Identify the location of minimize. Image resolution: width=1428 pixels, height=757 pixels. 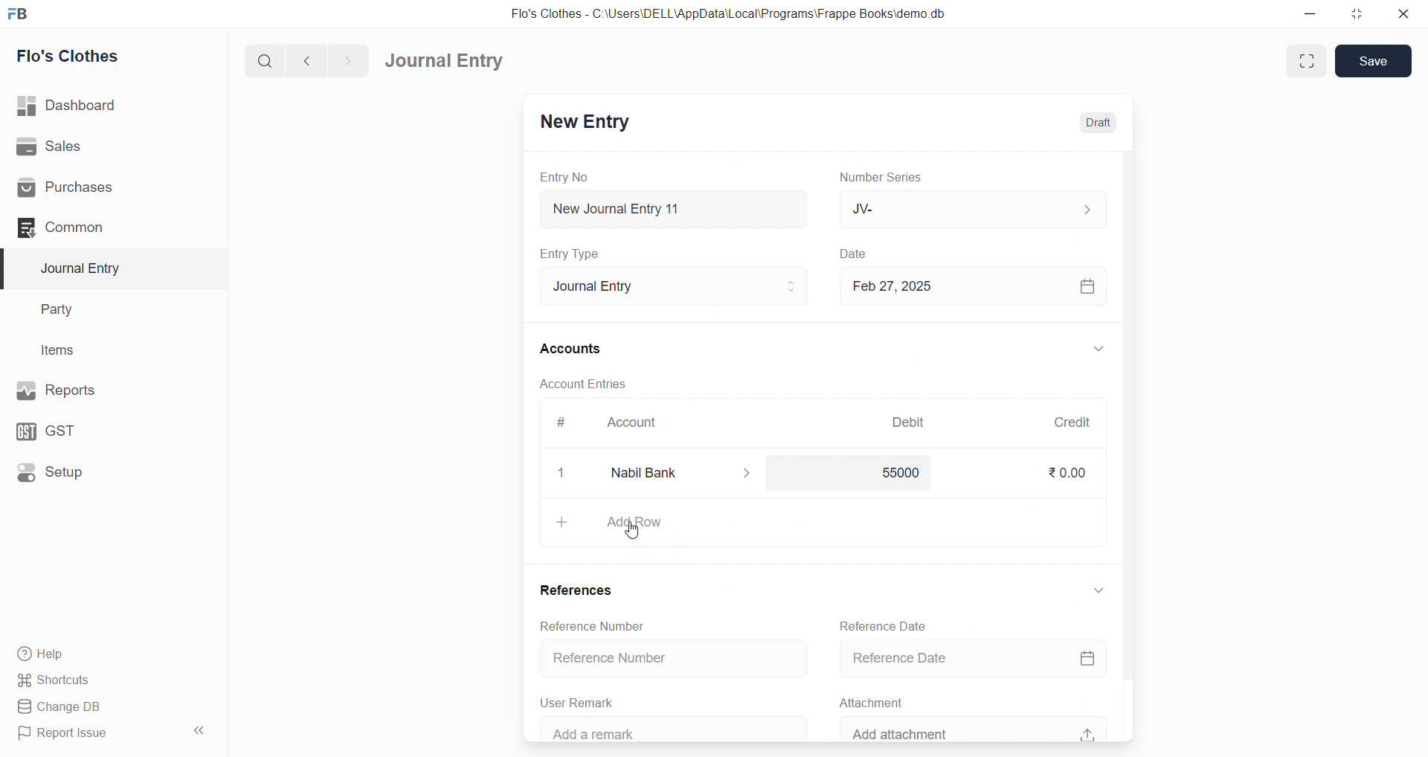
(1308, 13).